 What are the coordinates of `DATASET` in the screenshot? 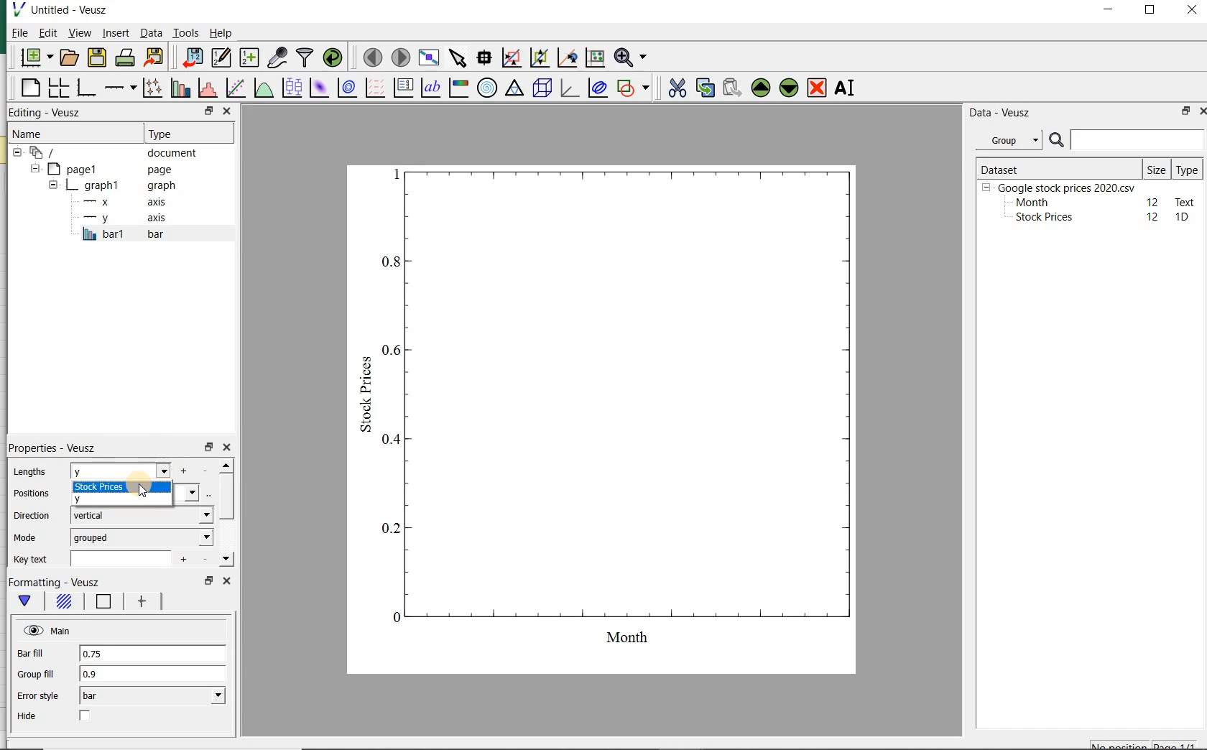 It's located at (1058, 167).